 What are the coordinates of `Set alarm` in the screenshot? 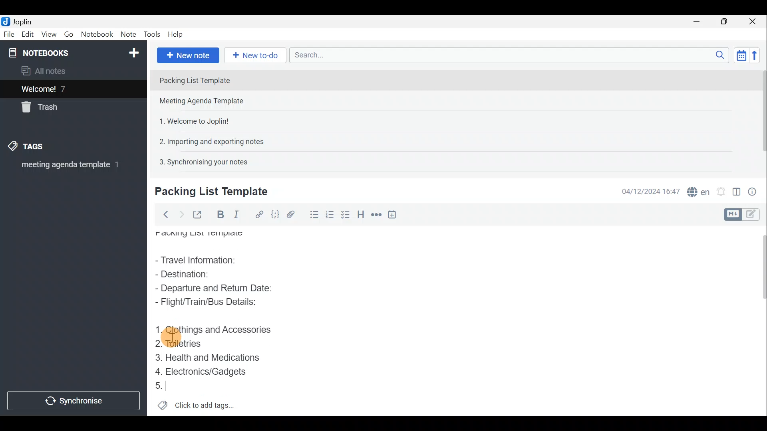 It's located at (721, 190).